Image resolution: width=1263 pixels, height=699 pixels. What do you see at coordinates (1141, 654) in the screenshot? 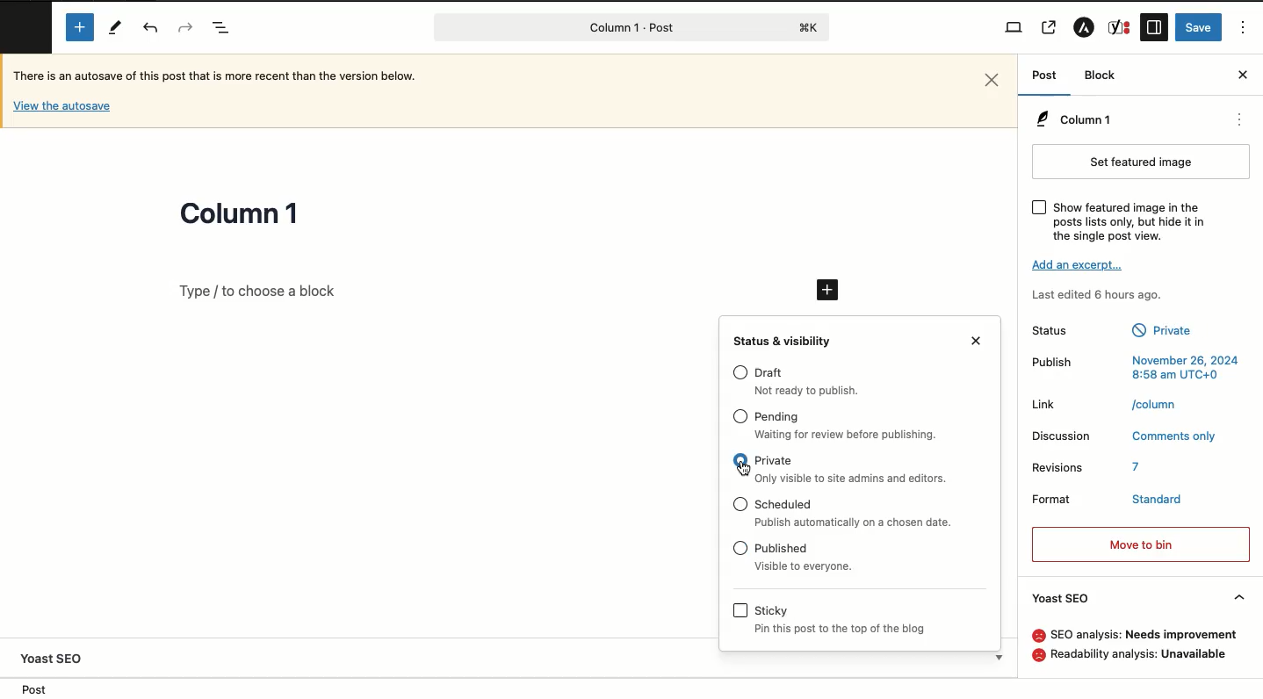
I see `Analysis` at bounding box center [1141, 654].